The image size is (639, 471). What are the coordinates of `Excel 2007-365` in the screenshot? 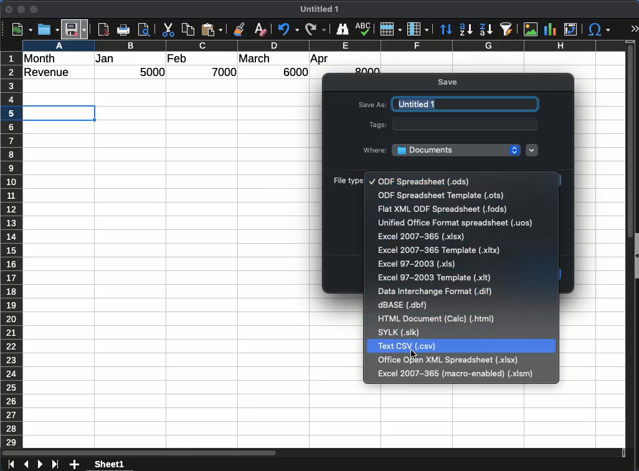 It's located at (456, 373).